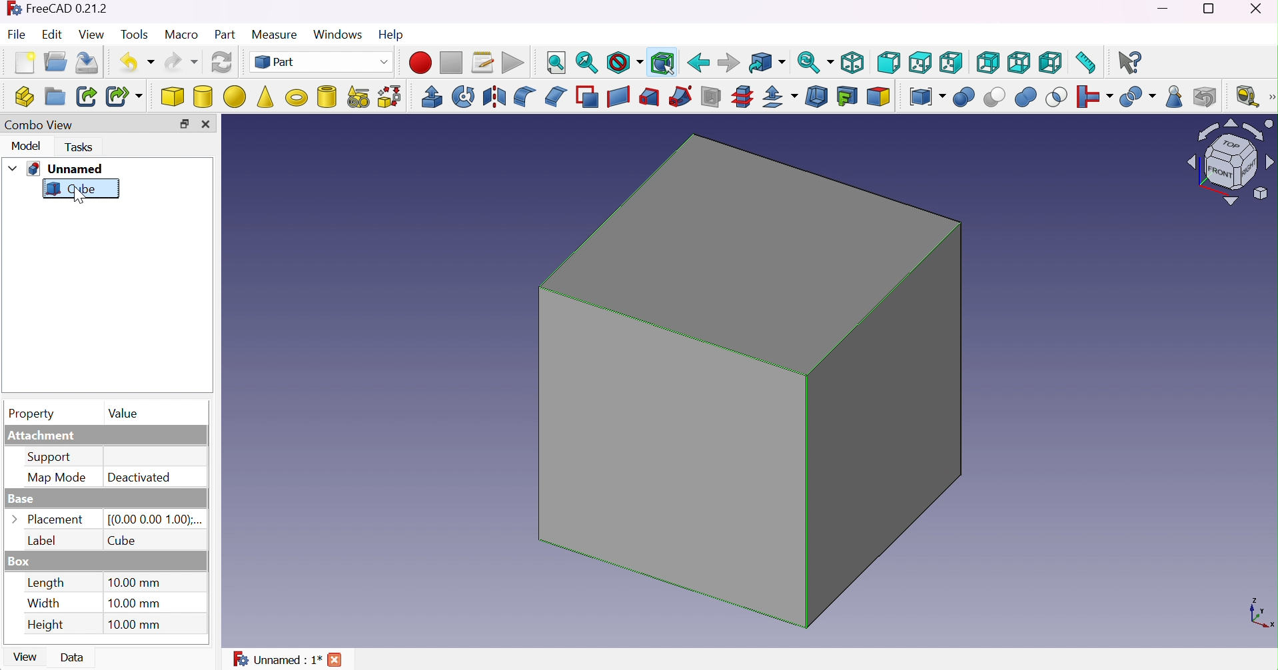 Image resolution: width=1278 pixels, height=670 pixels. What do you see at coordinates (133, 604) in the screenshot?
I see `10.00 mm` at bounding box center [133, 604].